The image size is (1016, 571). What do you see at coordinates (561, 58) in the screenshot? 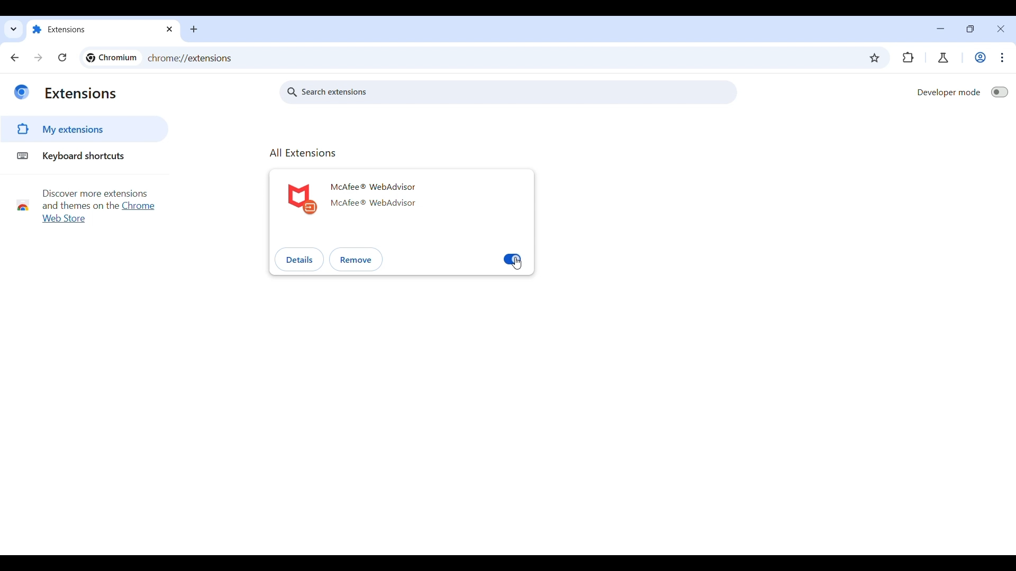
I see `Search Google or enter web link` at bounding box center [561, 58].